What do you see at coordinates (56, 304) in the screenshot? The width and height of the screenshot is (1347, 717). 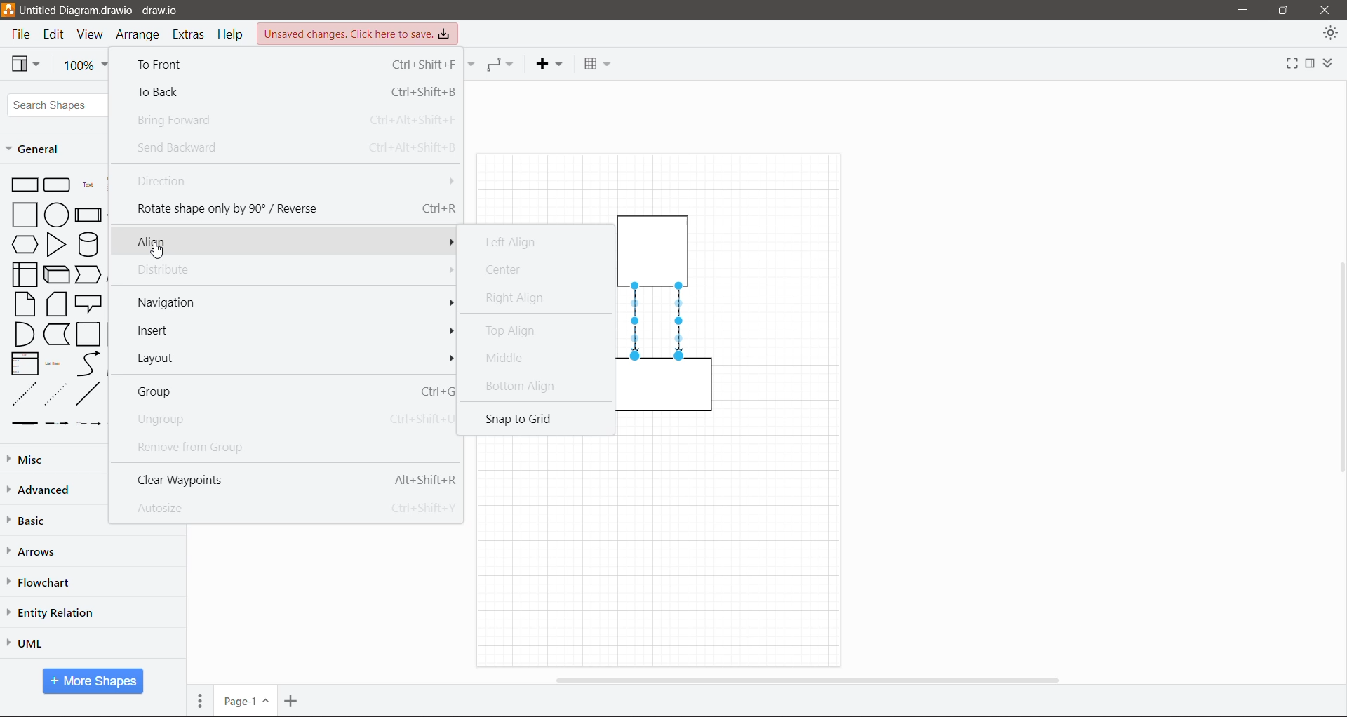 I see `Card` at bounding box center [56, 304].